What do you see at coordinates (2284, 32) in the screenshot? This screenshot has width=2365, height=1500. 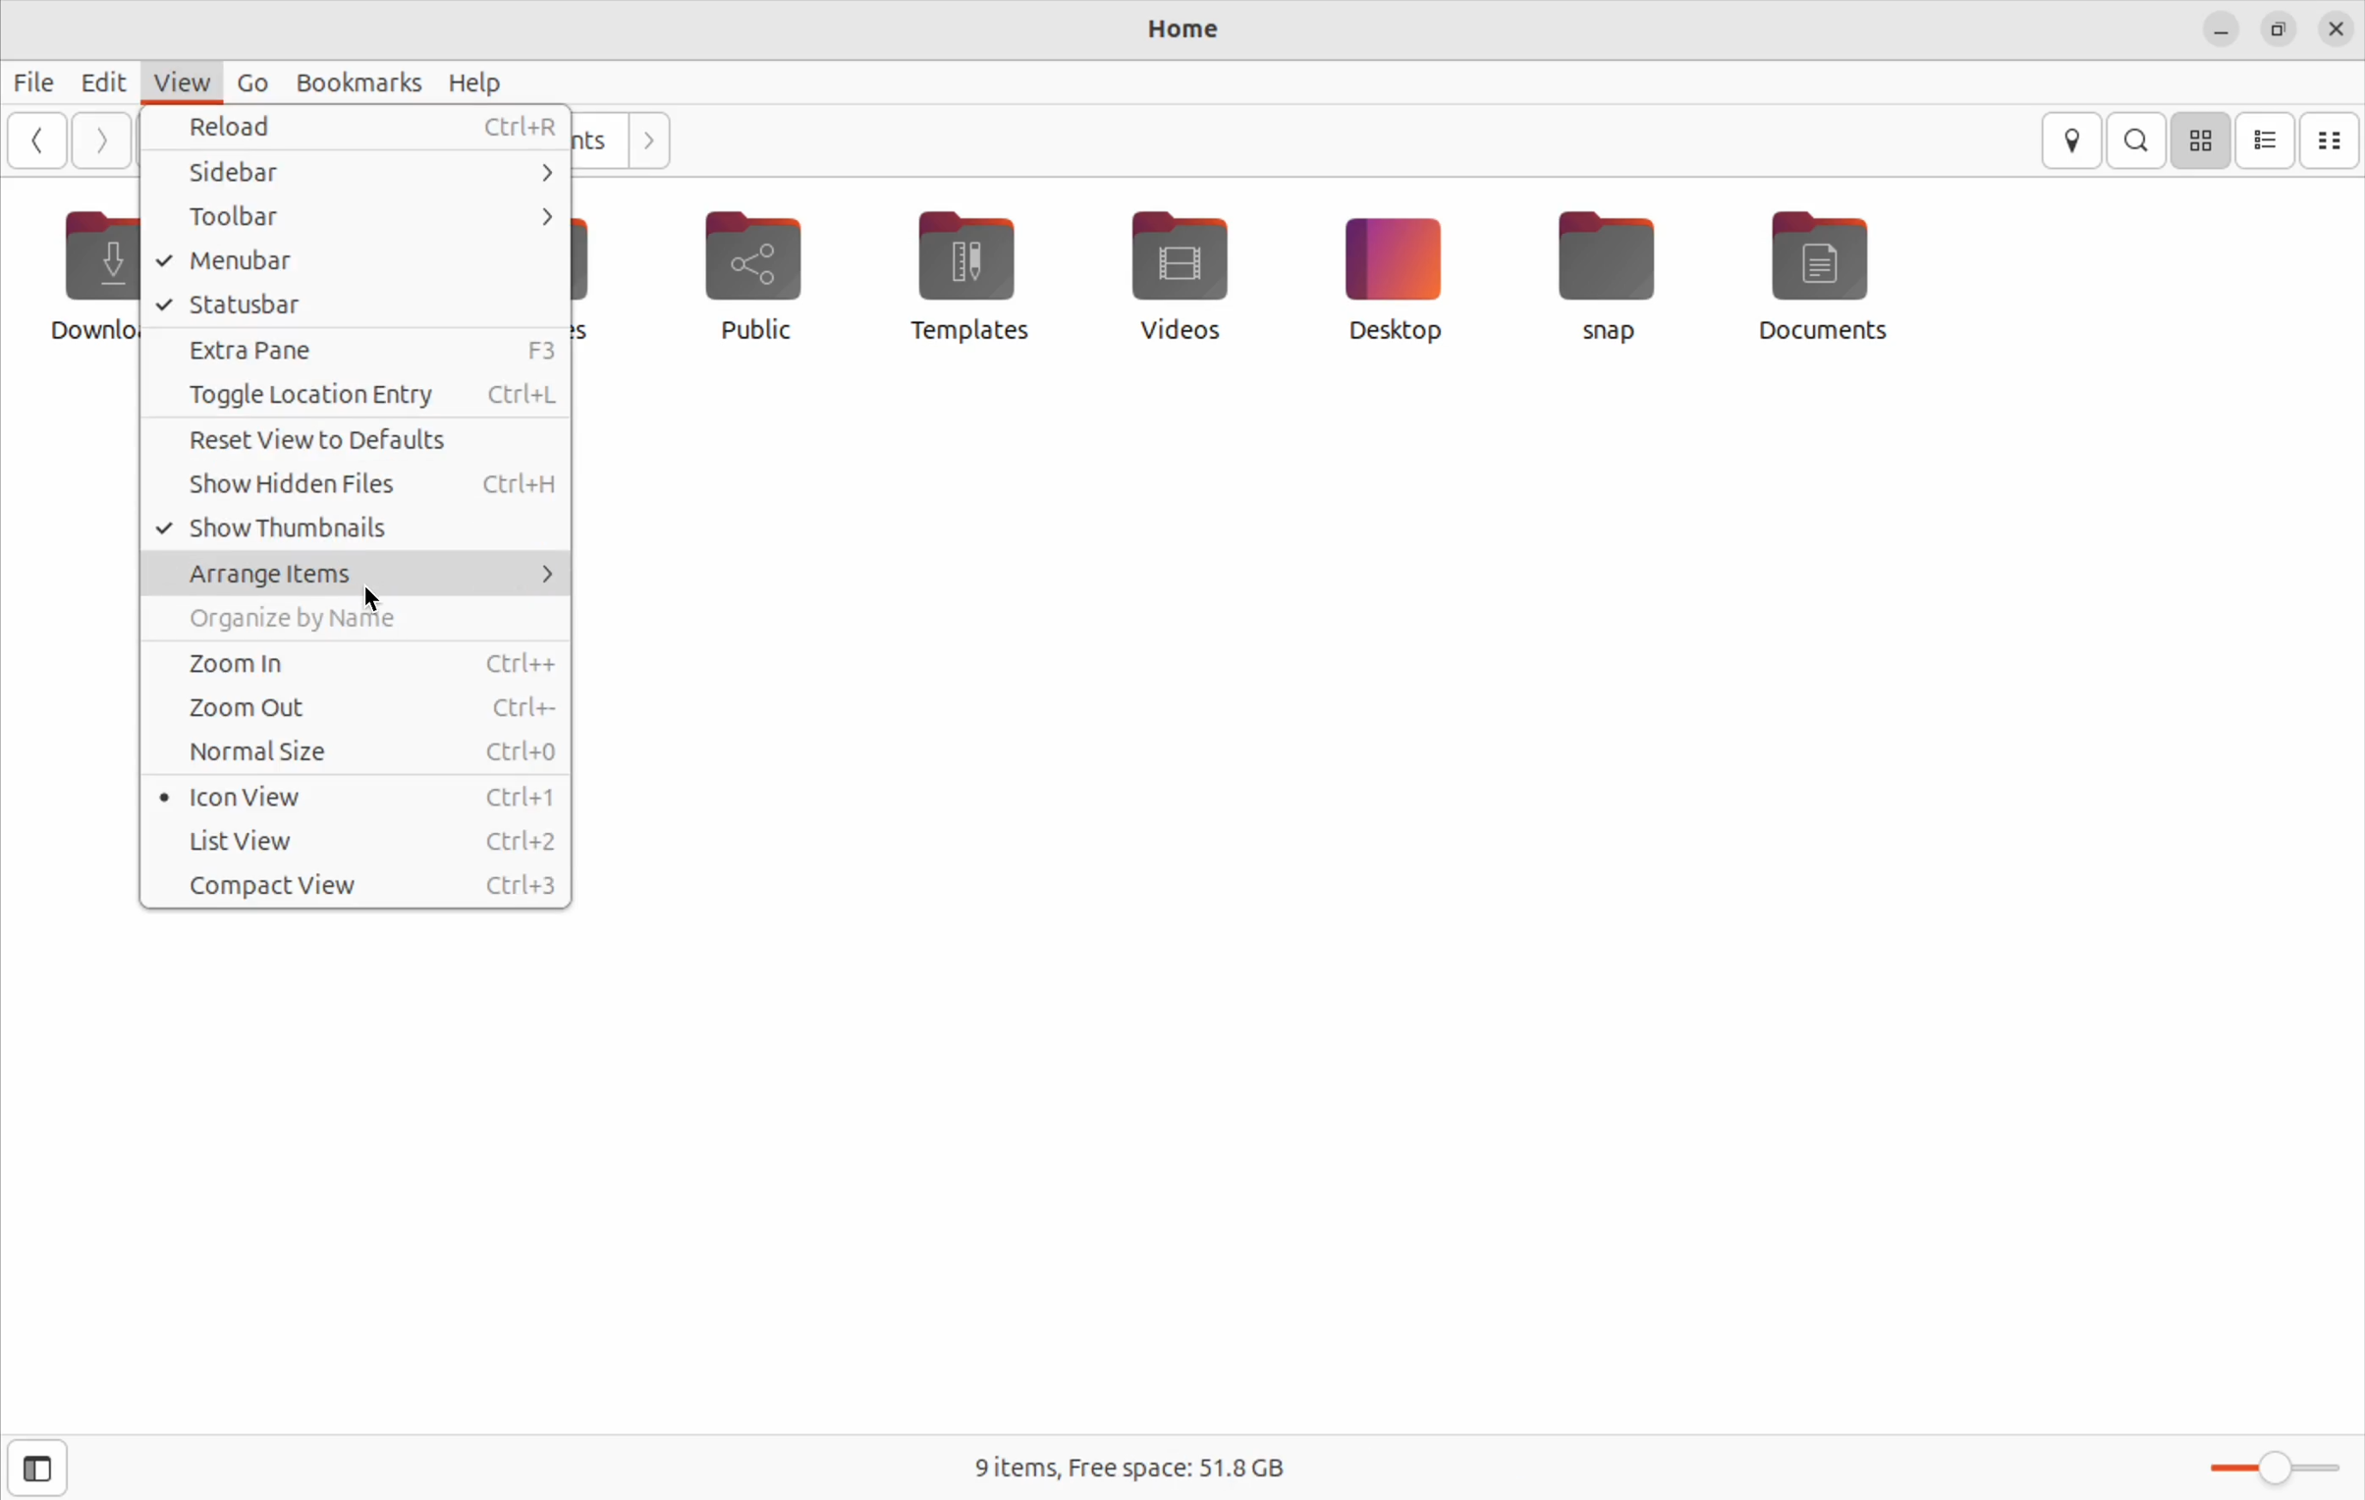 I see `resize` at bounding box center [2284, 32].